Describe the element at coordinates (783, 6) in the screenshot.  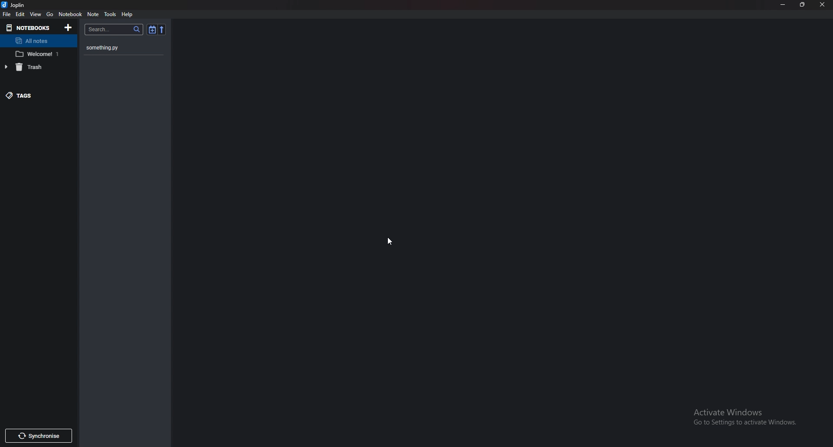
I see `minimize` at that location.